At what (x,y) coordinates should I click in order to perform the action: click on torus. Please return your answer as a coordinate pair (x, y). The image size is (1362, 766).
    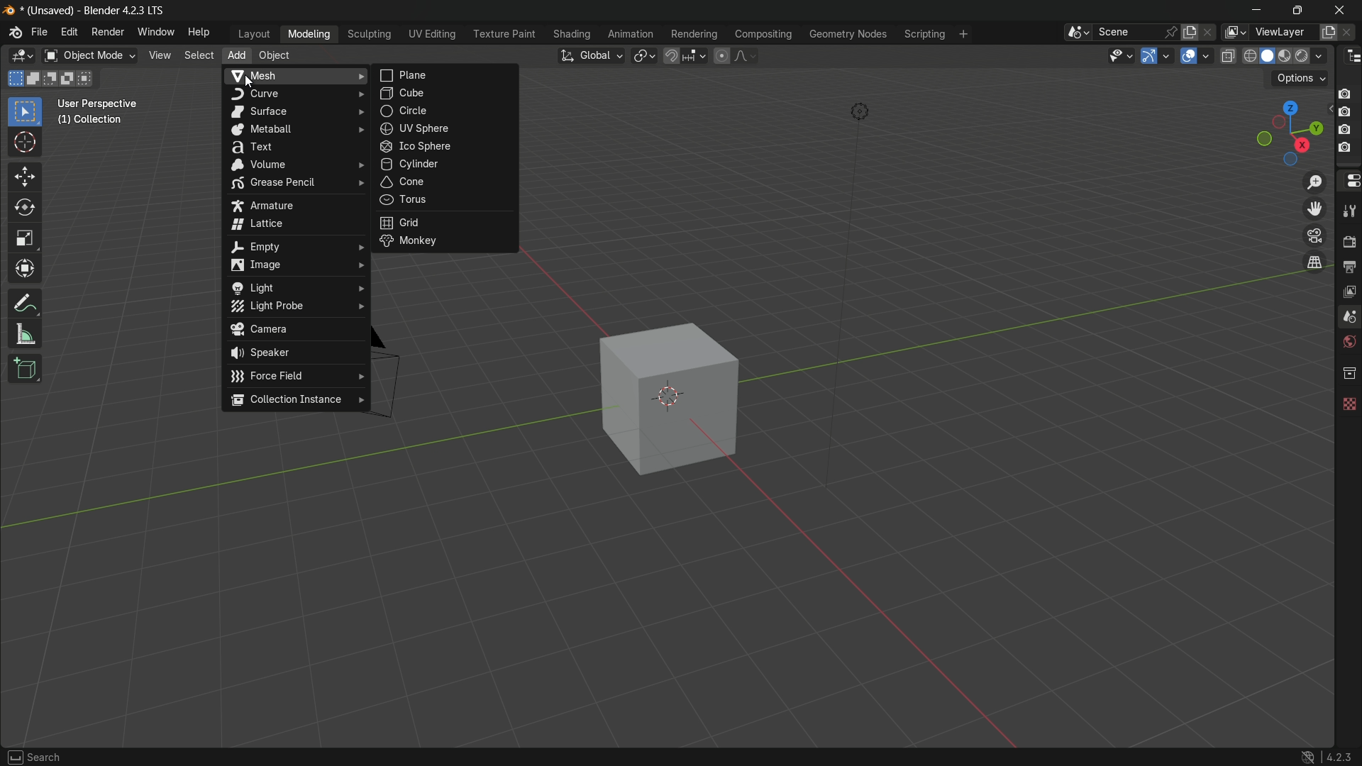
    Looking at the image, I should click on (446, 203).